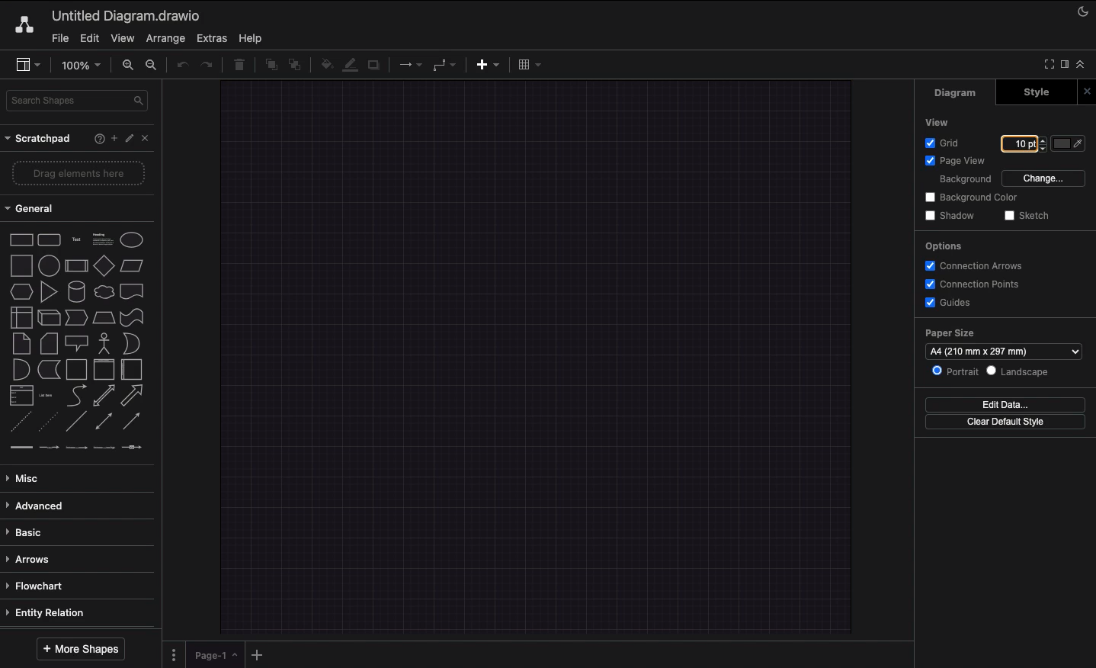 Image resolution: width=1096 pixels, height=668 pixels. Describe the element at coordinates (79, 172) in the screenshot. I see `Drag elements here` at that location.